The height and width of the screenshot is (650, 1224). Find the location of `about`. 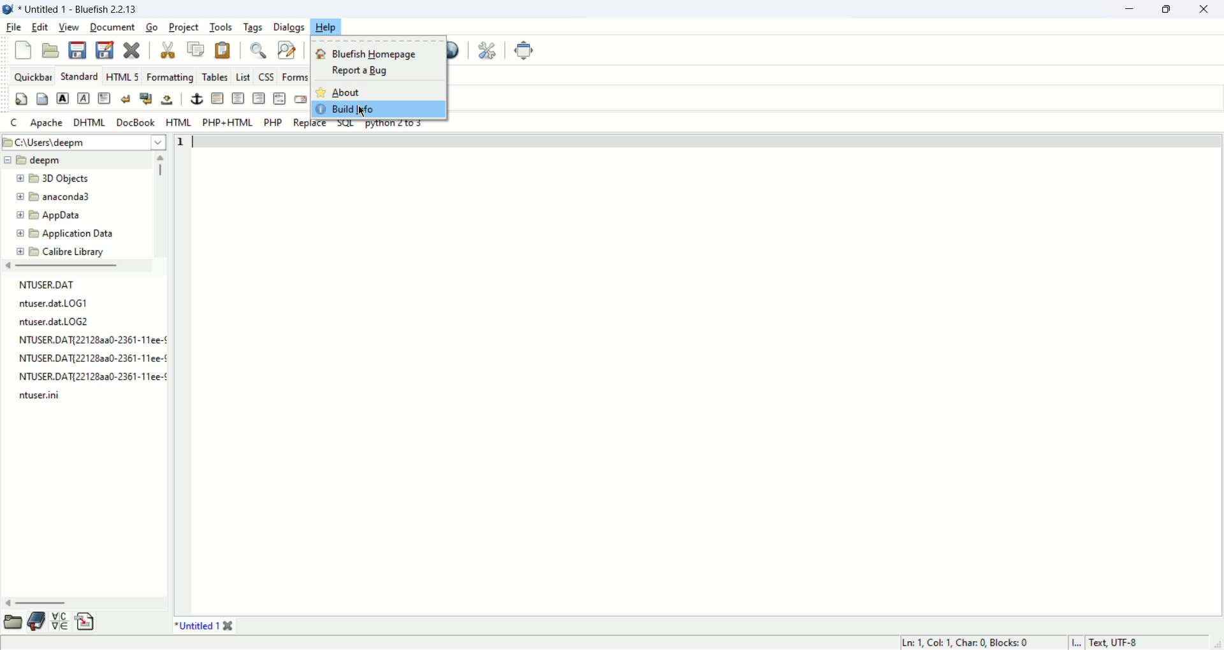

about is located at coordinates (350, 92).